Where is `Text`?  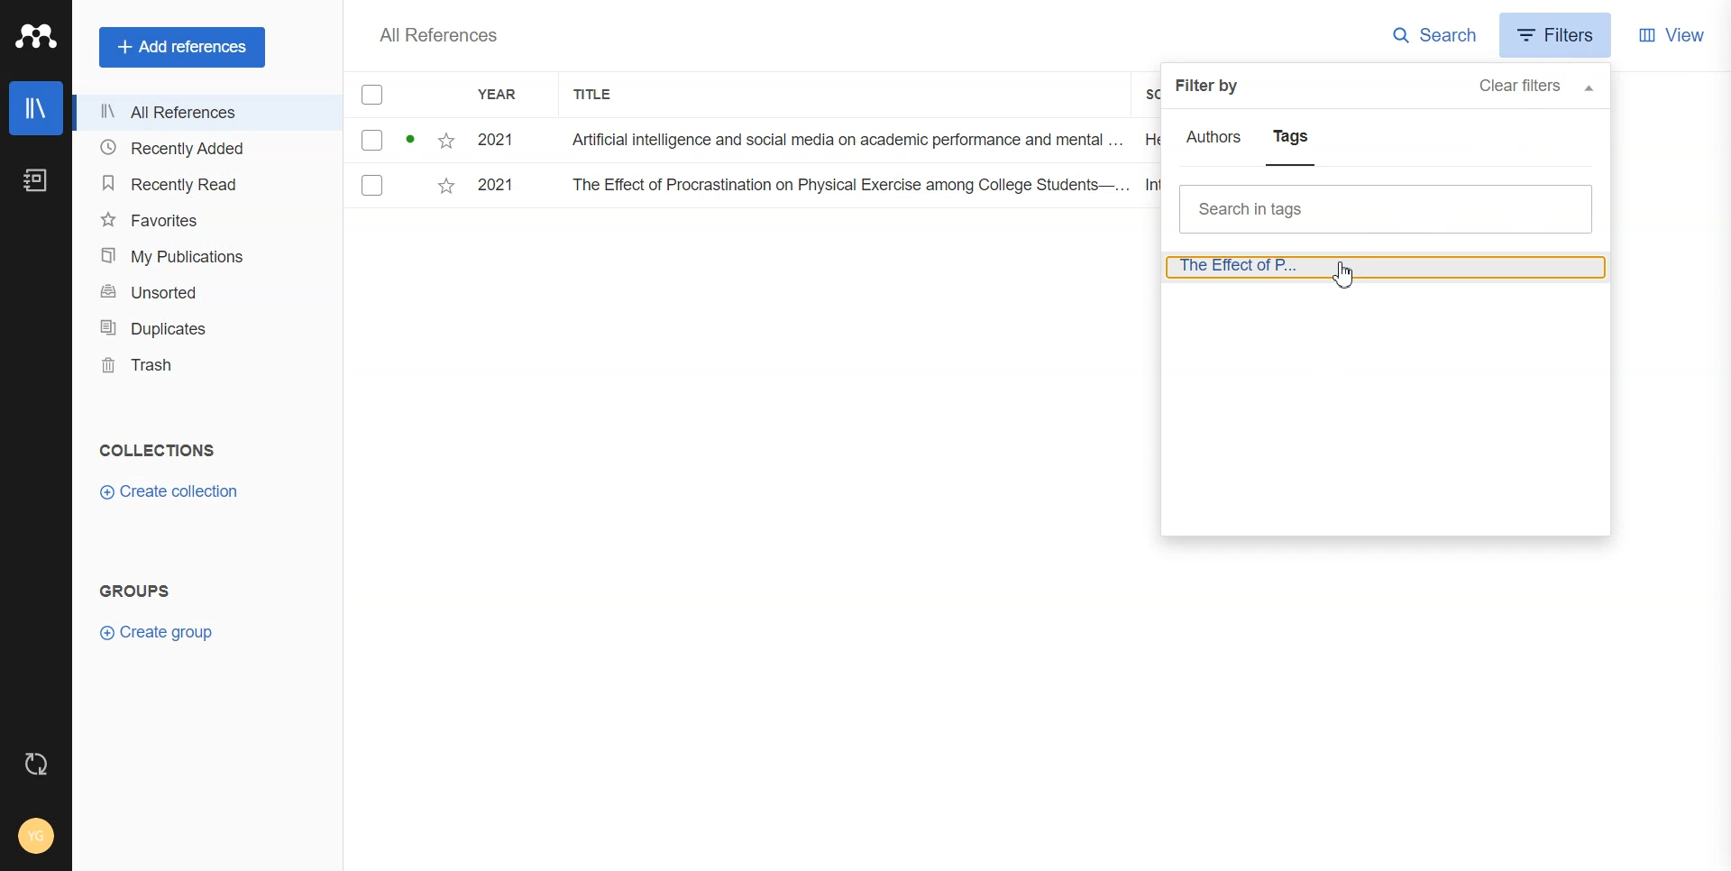 Text is located at coordinates (160, 450).